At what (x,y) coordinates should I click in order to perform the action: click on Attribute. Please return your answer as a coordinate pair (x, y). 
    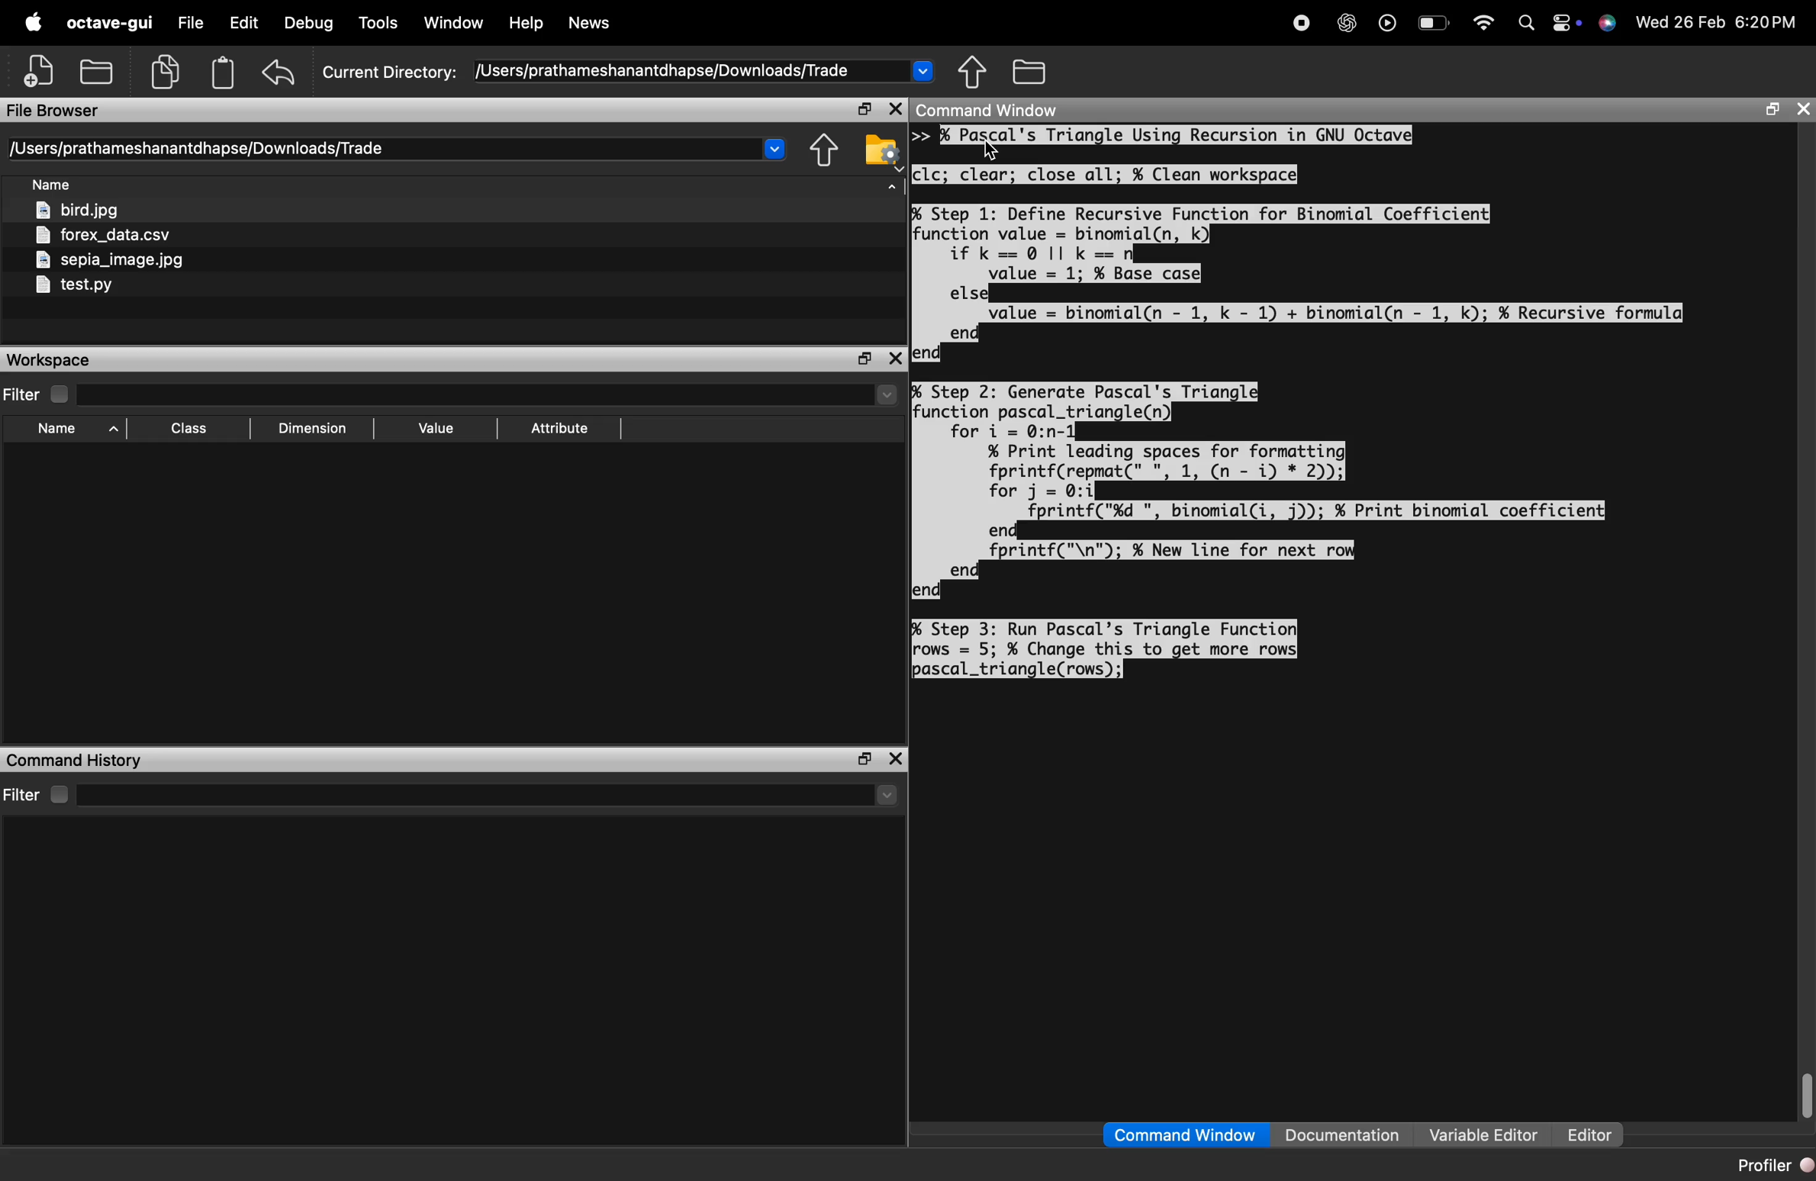
    Looking at the image, I should click on (561, 429).